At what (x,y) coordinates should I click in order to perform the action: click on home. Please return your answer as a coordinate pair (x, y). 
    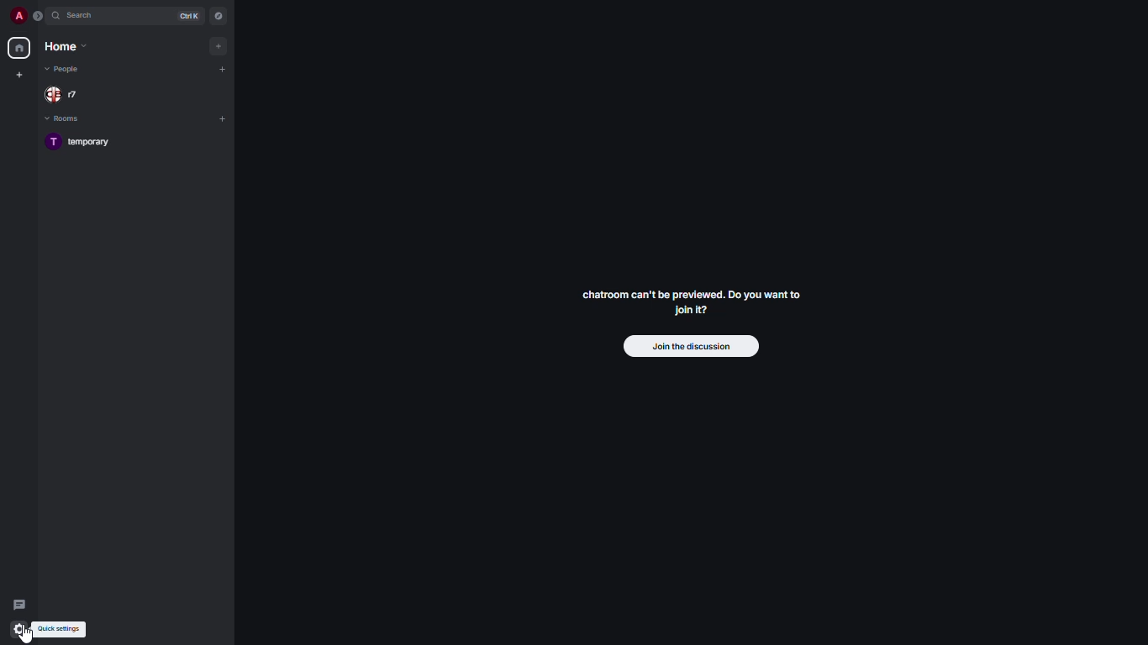
    Looking at the image, I should click on (20, 47).